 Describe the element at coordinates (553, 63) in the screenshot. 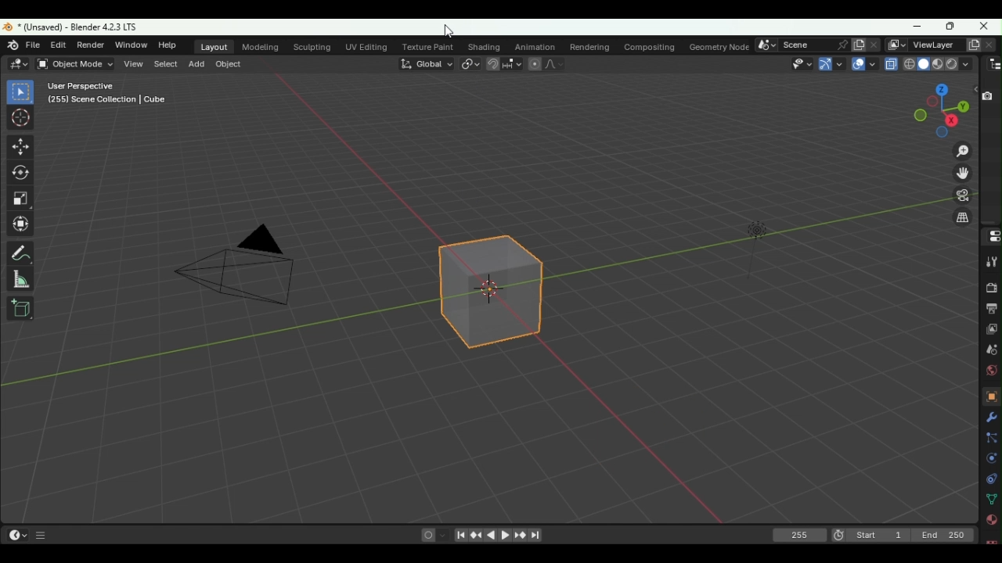

I see `Proportional editing falloff` at that location.